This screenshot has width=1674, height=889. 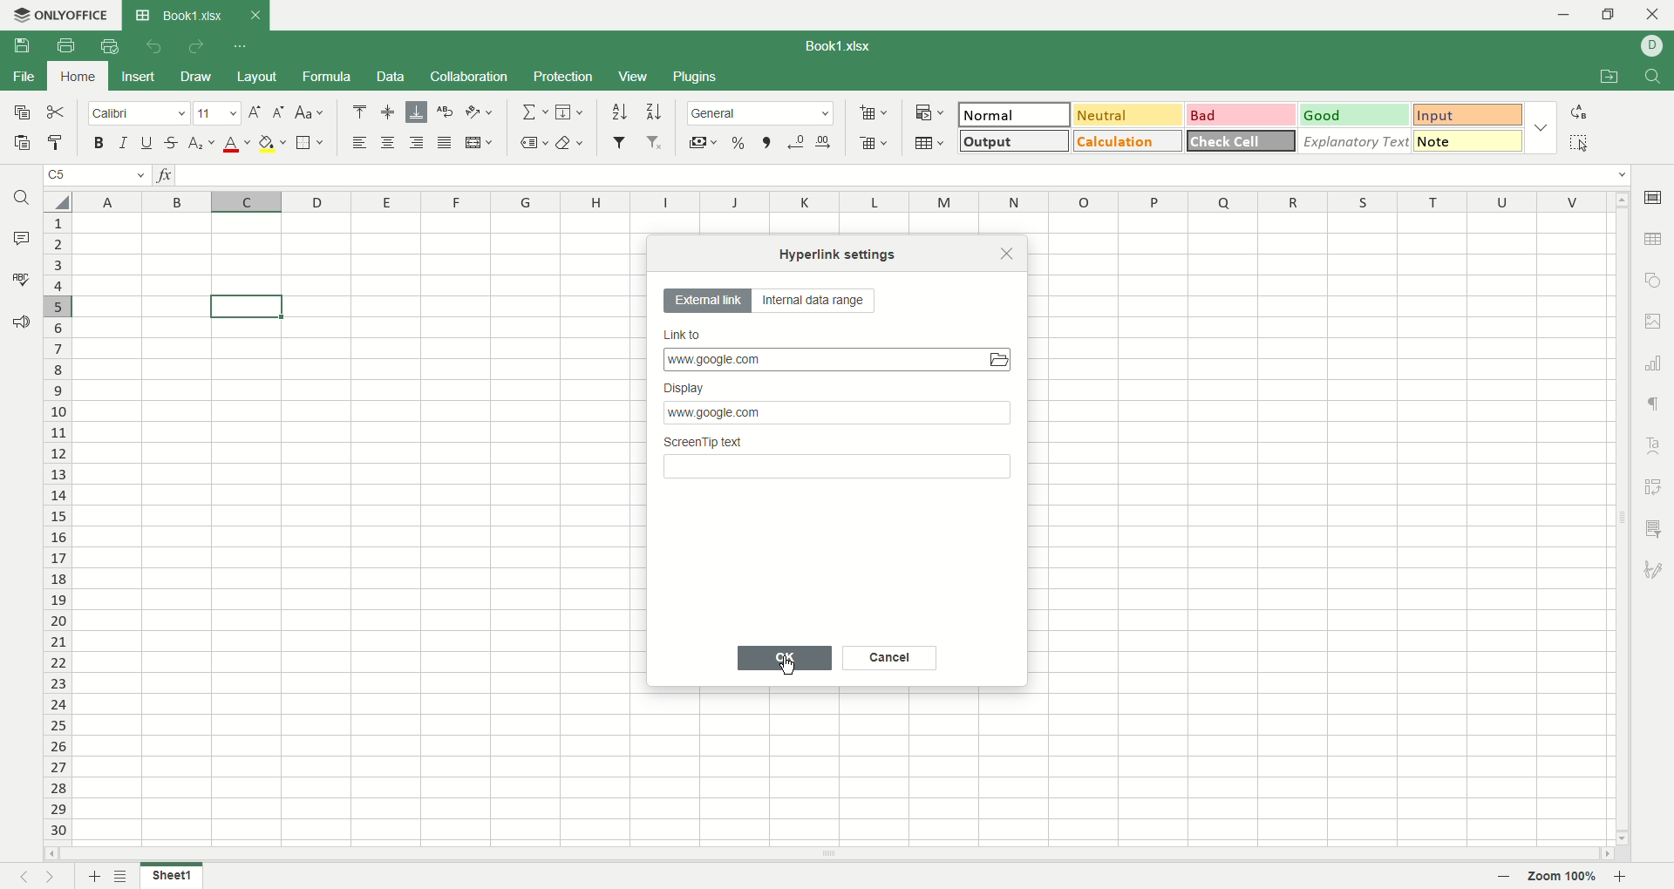 What do you see at coordinates (929, 143) in the screenshot?
I see `format as table template` at bounding box center [929, 143].